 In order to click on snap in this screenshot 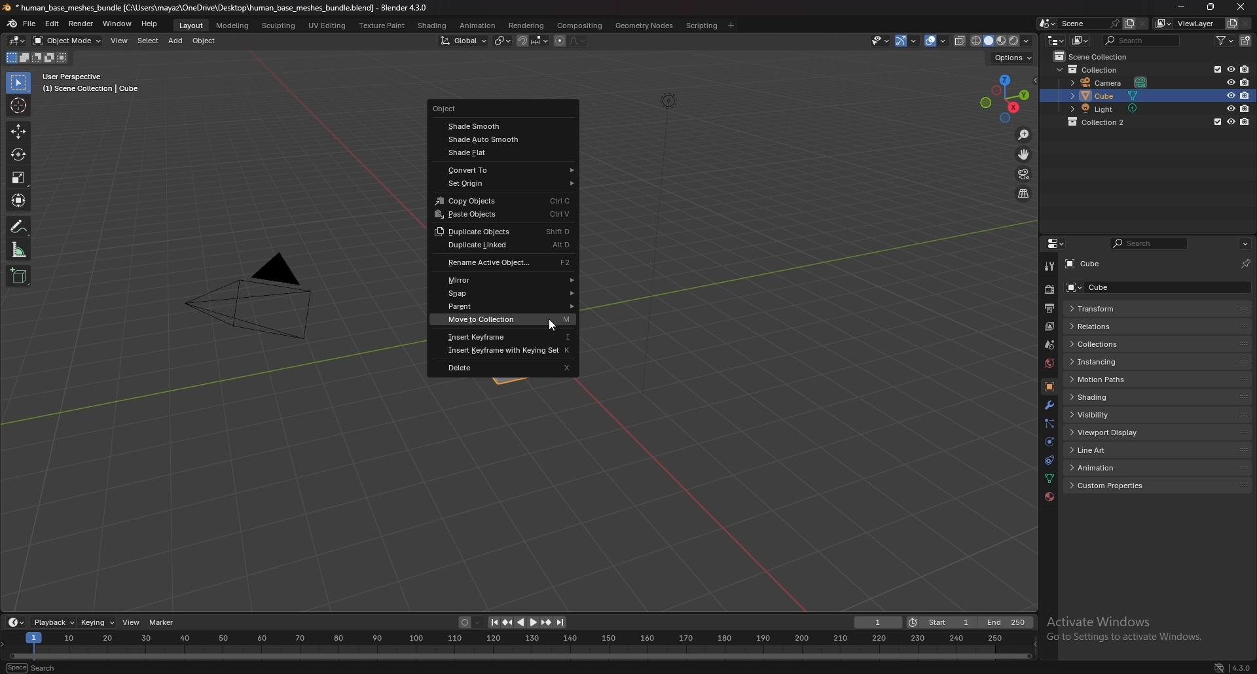, I will do `click(507, 293)`.